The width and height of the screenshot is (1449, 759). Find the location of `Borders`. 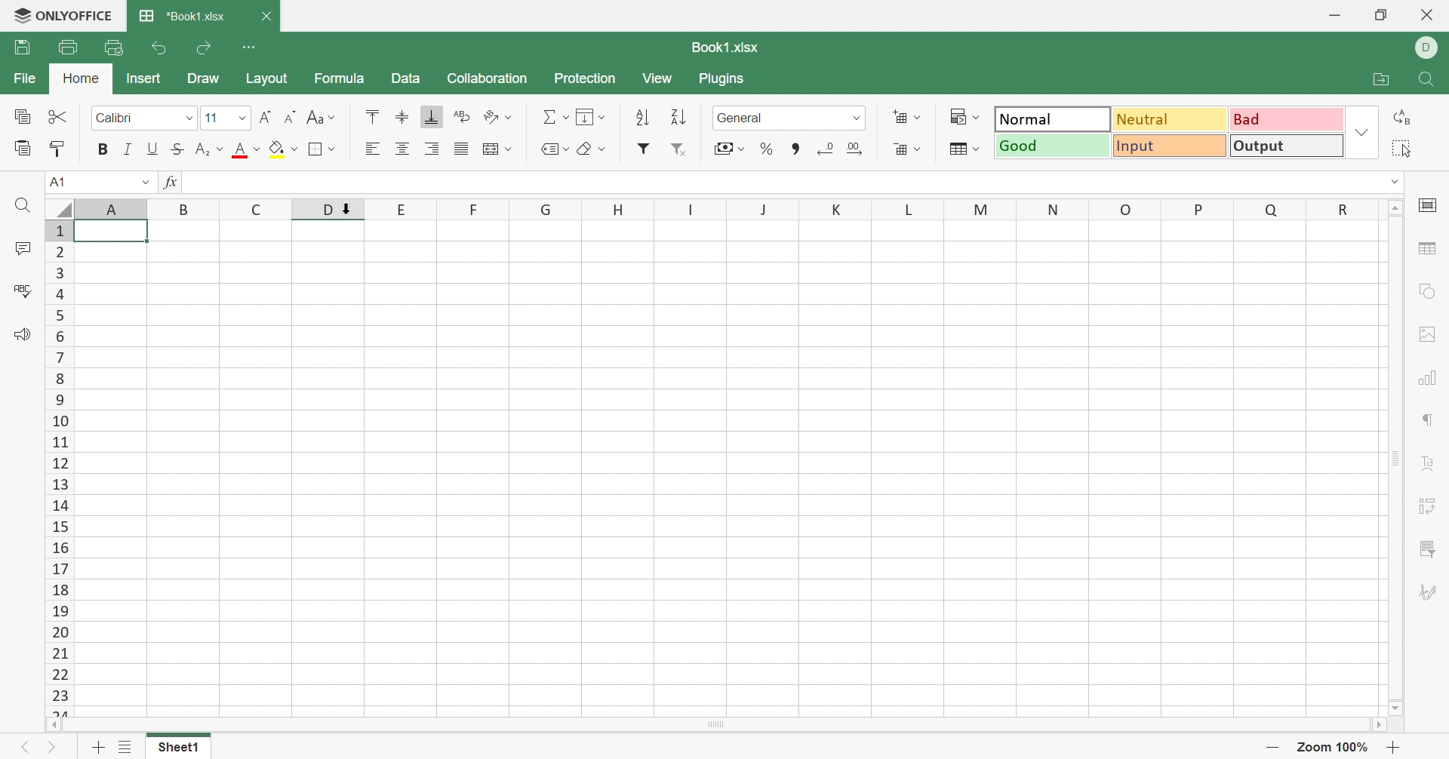

Borders is located at coordinates (316, 150).